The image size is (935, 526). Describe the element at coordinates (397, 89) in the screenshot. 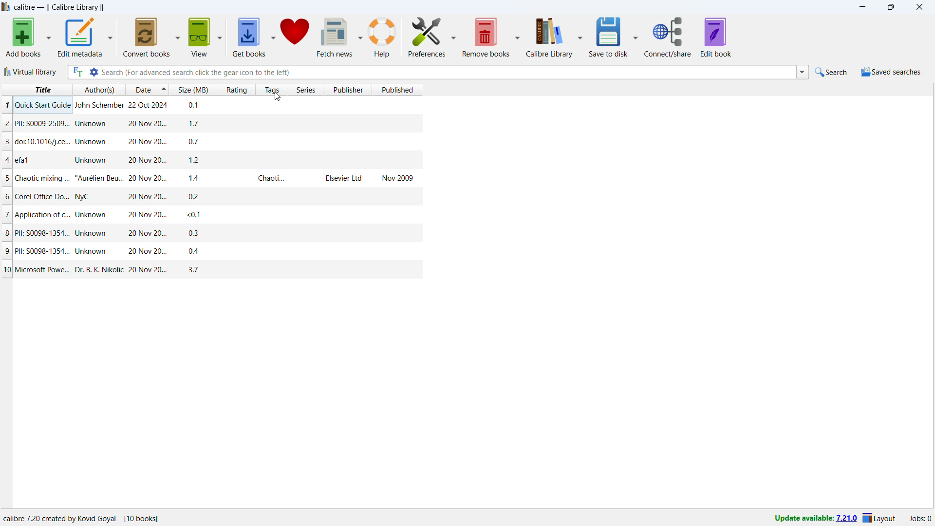

I see `sort by published` at that location.